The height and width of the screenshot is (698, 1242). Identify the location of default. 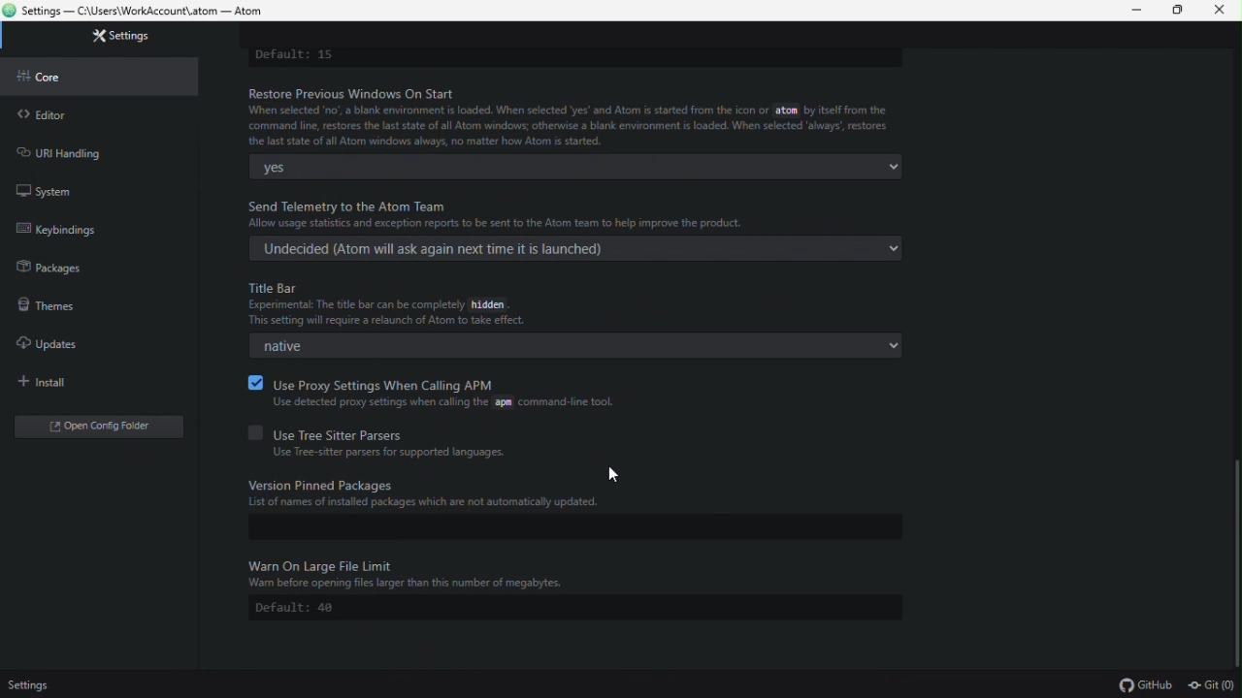
(575, 608).